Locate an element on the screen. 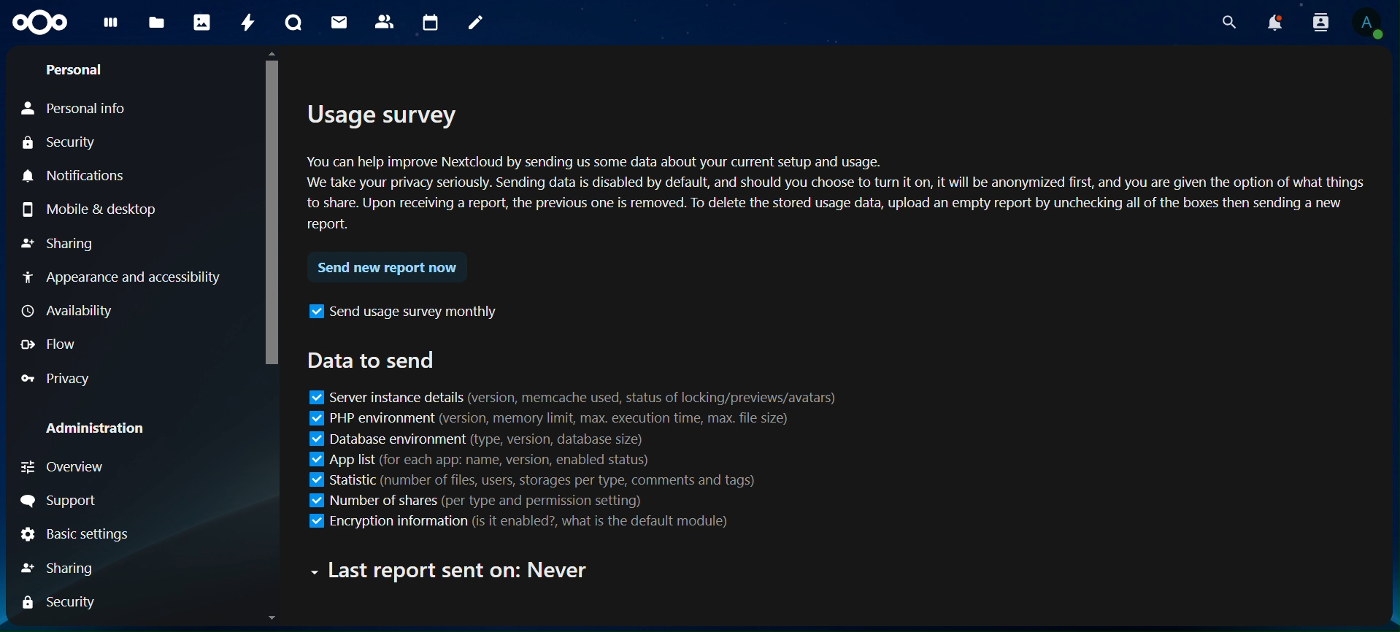 The height and width of the screenshot is (632, 1400). number of shares is located at coordinates (480, 502).